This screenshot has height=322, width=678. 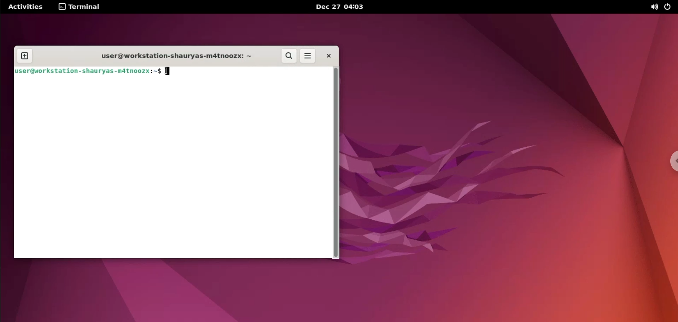 What do you see at coordinates (289, 56) in the screenshot?
I see `search` at bounding box center [289, 56].